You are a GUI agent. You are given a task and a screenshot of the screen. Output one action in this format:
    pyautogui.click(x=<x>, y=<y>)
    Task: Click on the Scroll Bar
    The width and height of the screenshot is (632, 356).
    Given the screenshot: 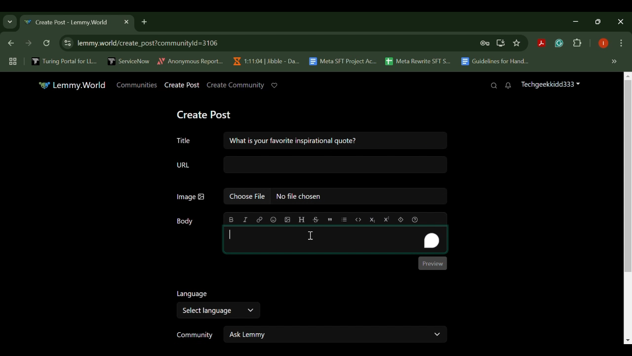 What is the action you would take?
    pyautogui.click(x=628, y=207)
    